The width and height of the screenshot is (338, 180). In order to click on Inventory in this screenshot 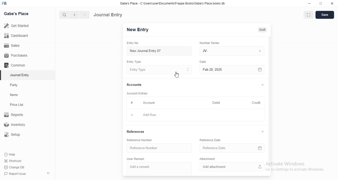, I will do `click(16, 125)`.